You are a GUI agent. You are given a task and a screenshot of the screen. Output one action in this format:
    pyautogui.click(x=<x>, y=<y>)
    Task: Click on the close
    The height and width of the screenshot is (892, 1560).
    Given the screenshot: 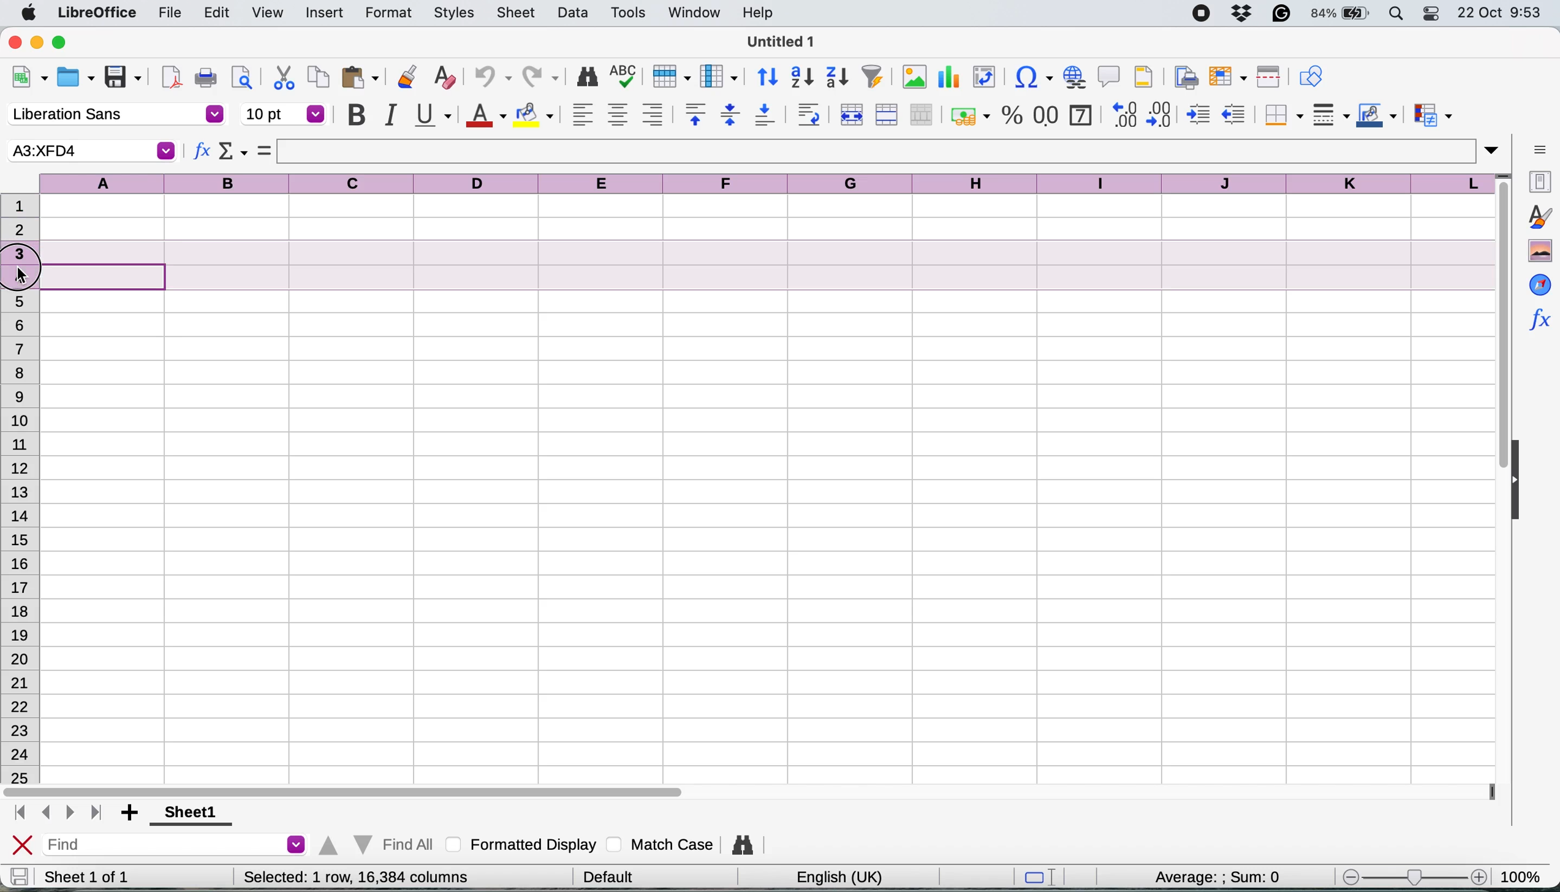 What is the action you would take?
    pyautogui.click(x=15, y=41)
    